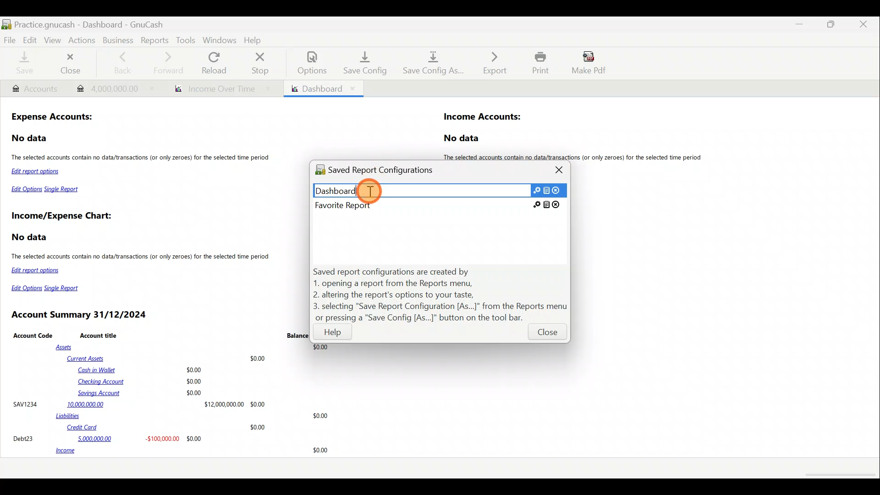  What do you see at coordinates (194, 416) in the screenshot?
I see `Liabilities $0.00` at bounding box center [194, 416].